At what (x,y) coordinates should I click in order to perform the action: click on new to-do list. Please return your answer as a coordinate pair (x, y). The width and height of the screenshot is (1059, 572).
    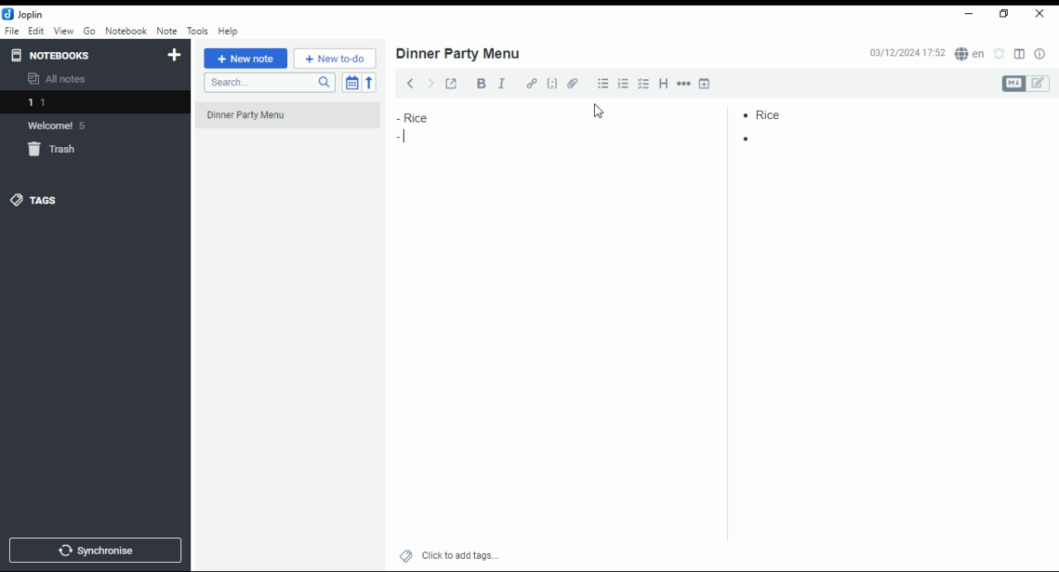
    Looking at the image, I should click on (335, 59).